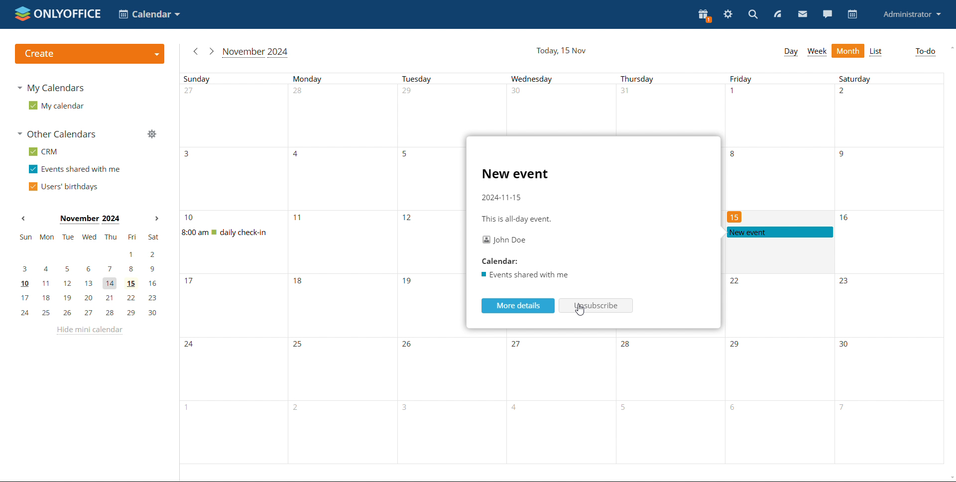  What do you see at coordinates (944, 475) in the screenshot?
I see `scroll down` at bounding box center [944, 475].